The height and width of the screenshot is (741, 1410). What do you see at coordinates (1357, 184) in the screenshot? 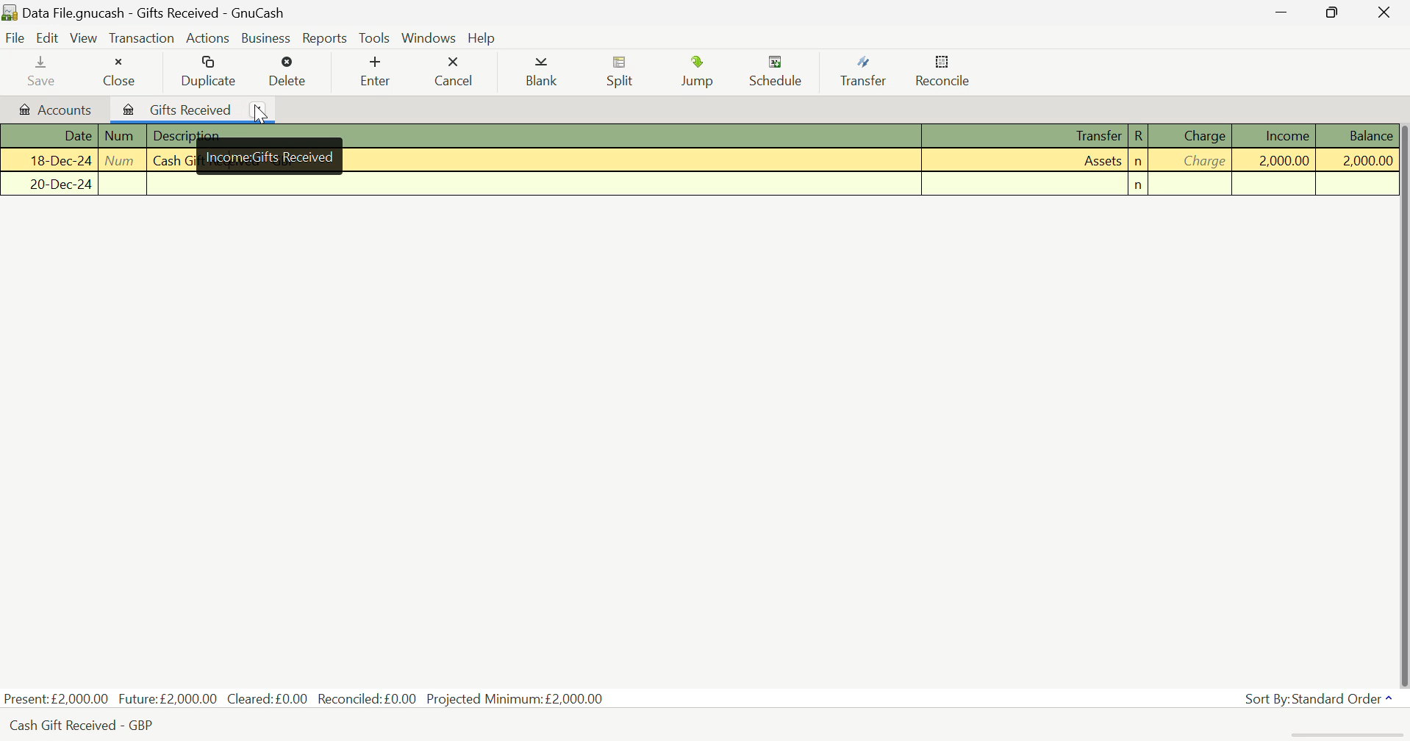
I see `Balance` at bounding box center [1357, 184].